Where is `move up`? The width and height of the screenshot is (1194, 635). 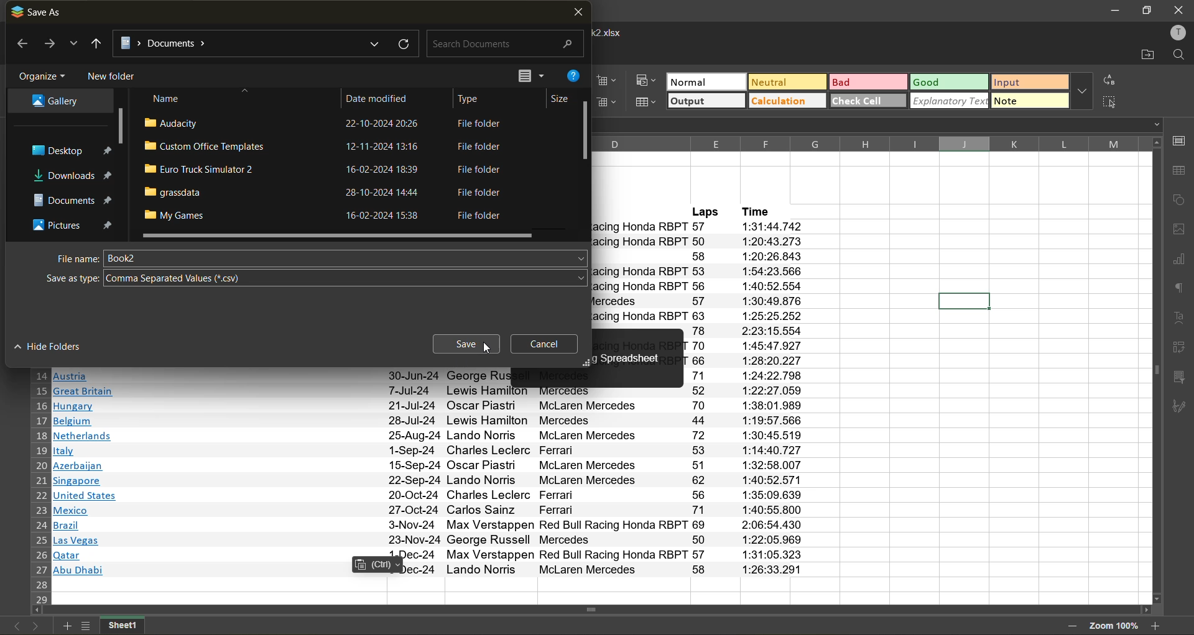
move up is located at coordinates (1155, 143).